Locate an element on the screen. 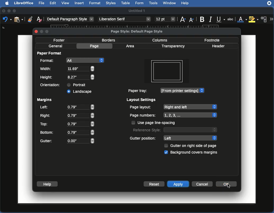  0.79" is located at coordinates (80, 107).